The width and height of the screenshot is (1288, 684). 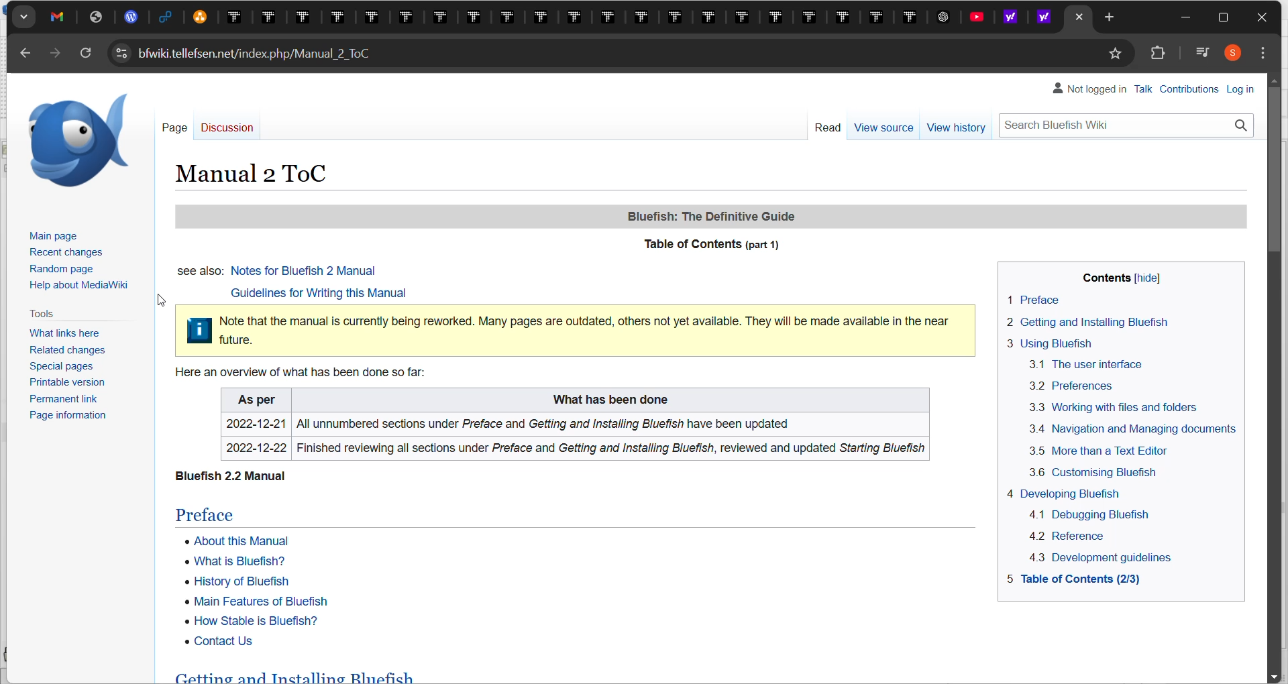 I want to click on information from user manual, so click(x=710, y=418).